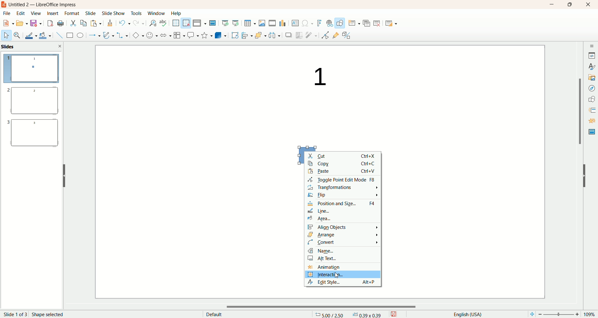  Describe the element at coordinates (373, 203) in the screenshot. I see `f4` at that location.